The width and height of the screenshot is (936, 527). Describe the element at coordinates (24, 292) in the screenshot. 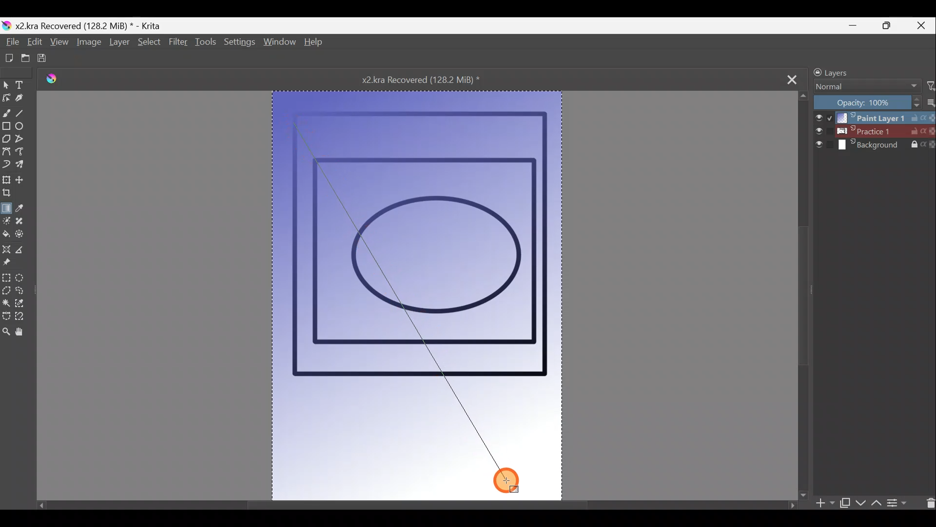

I see `Freehand selection tool` at that location.